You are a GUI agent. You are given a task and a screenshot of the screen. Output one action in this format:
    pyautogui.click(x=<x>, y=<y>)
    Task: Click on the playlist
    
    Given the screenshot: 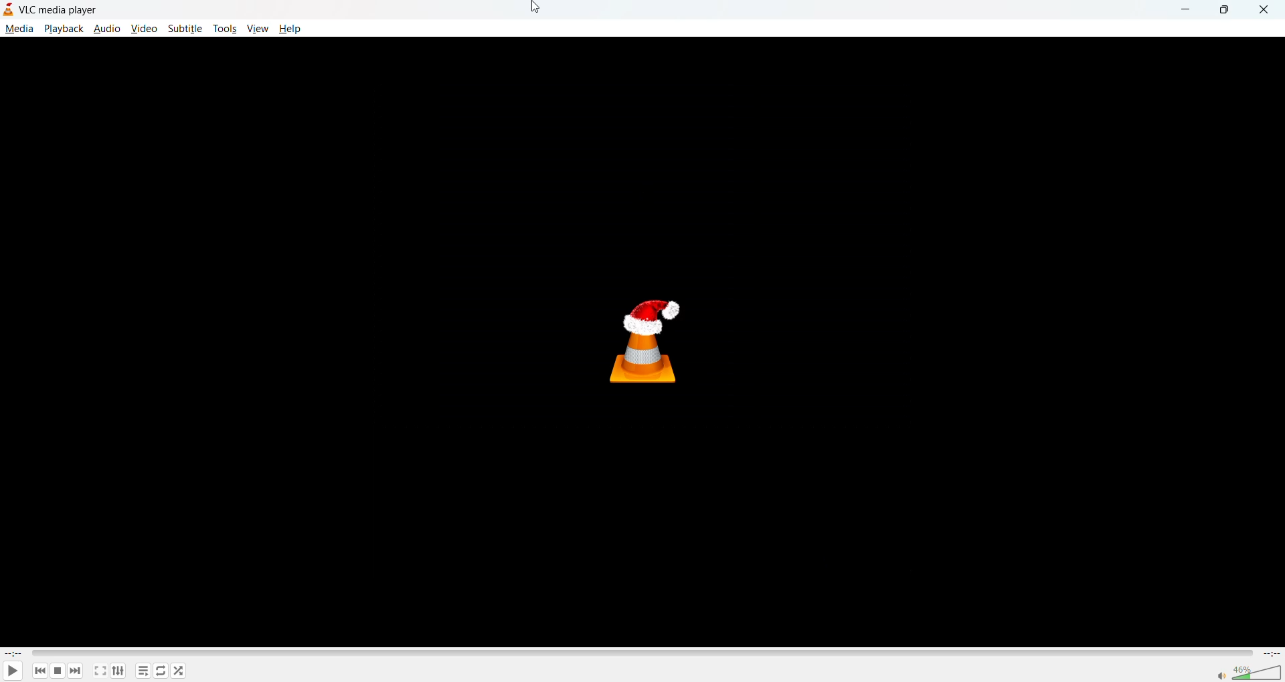 What is the action you would take?
    pyautogui.click(x=144, y=671)
    